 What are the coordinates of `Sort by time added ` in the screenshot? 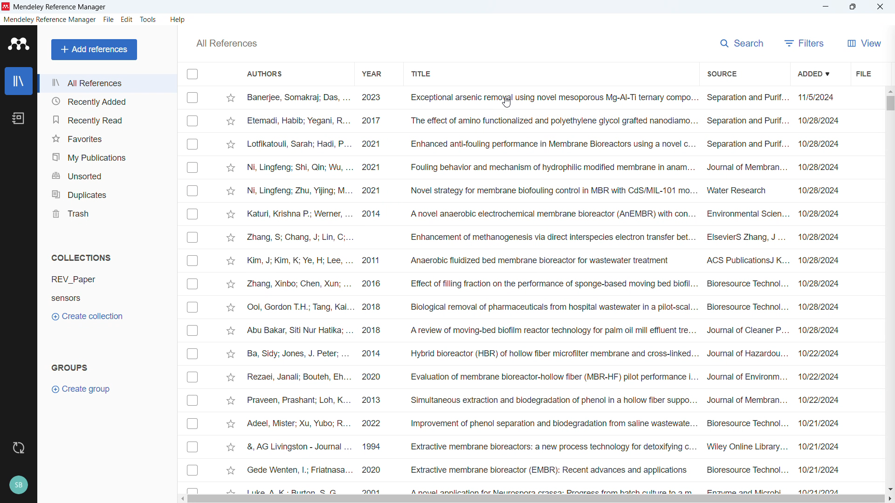 It's located at (818, 74).